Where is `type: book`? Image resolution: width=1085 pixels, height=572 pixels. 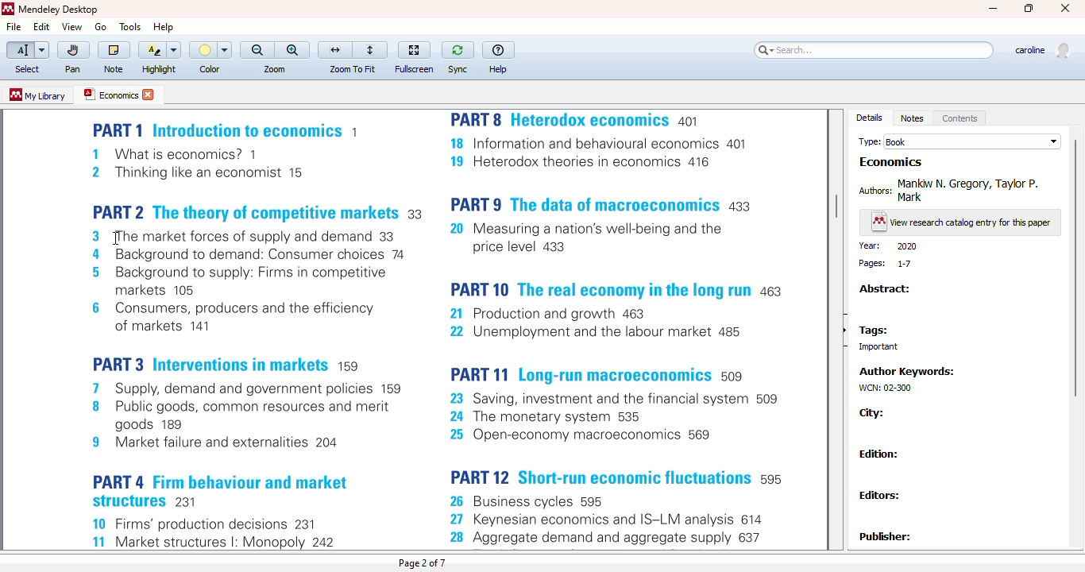 type: book is located at coordinates (960, 141).